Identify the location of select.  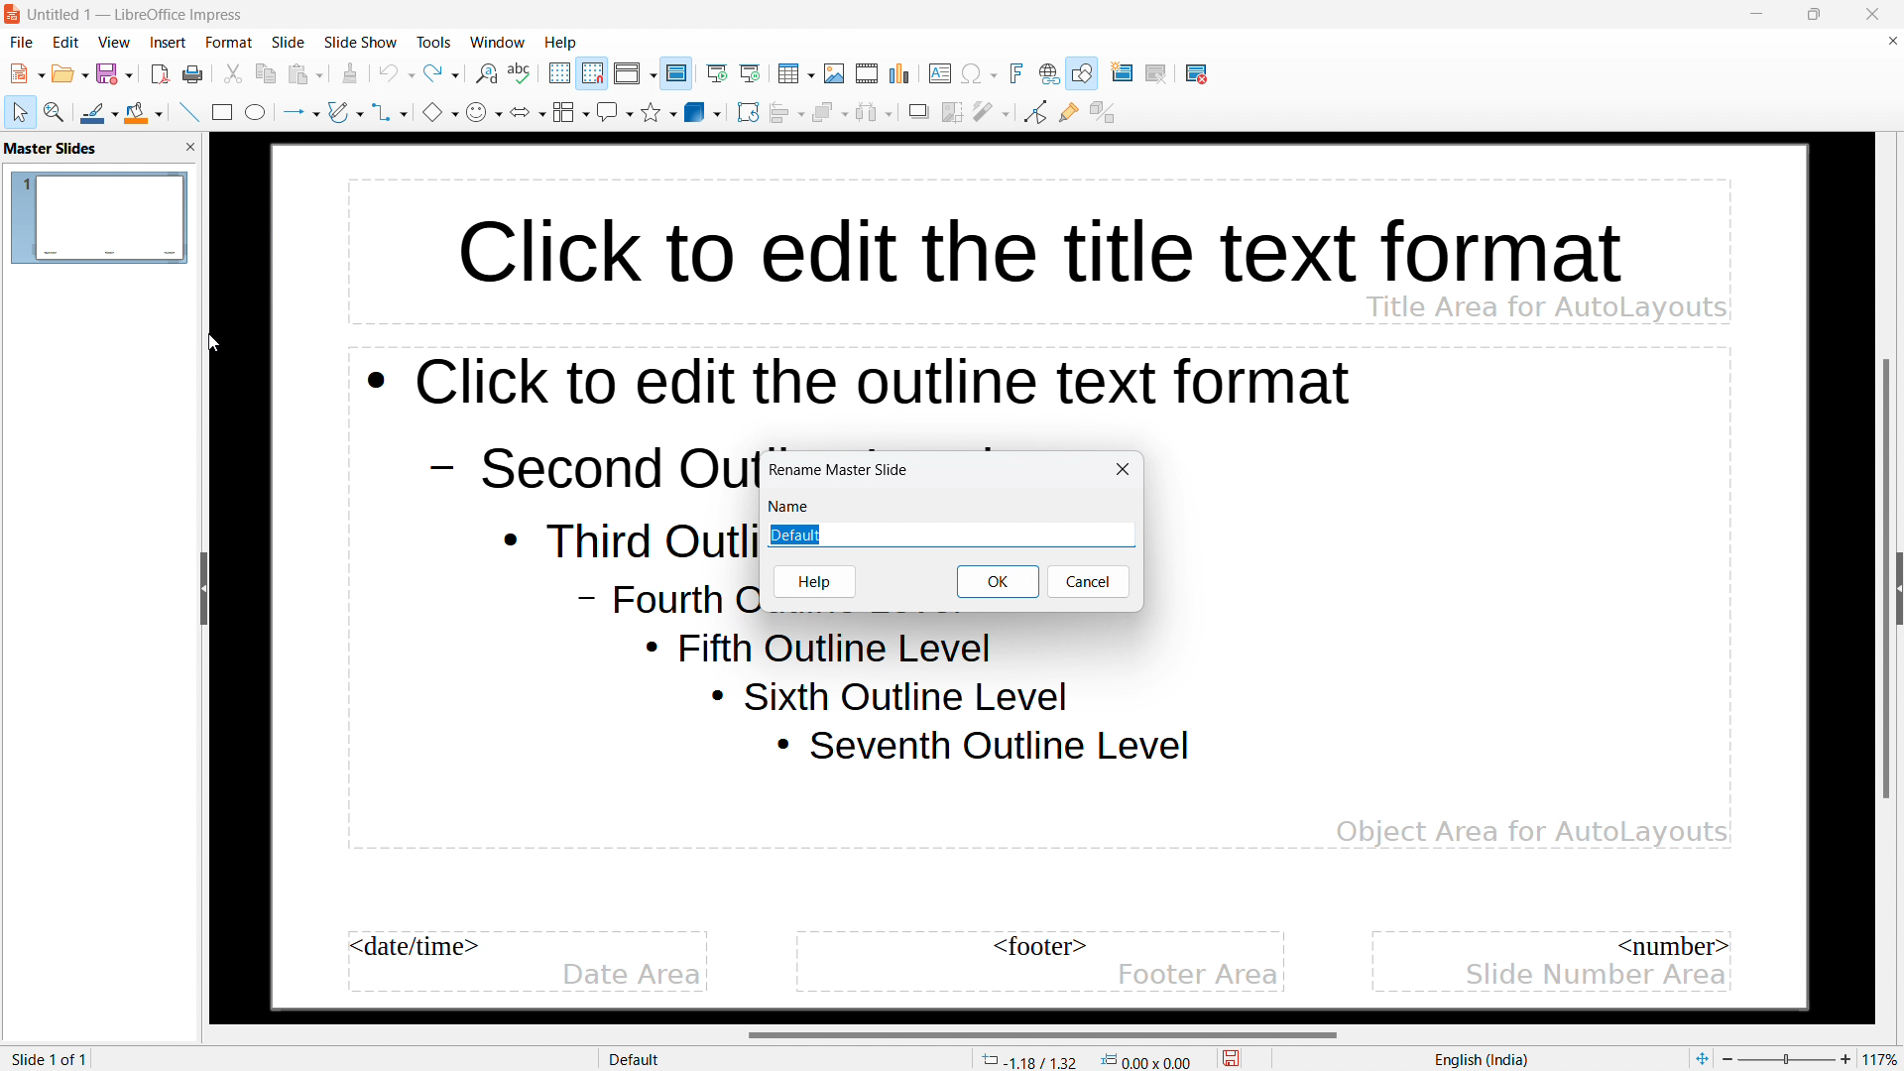
(22, 113).